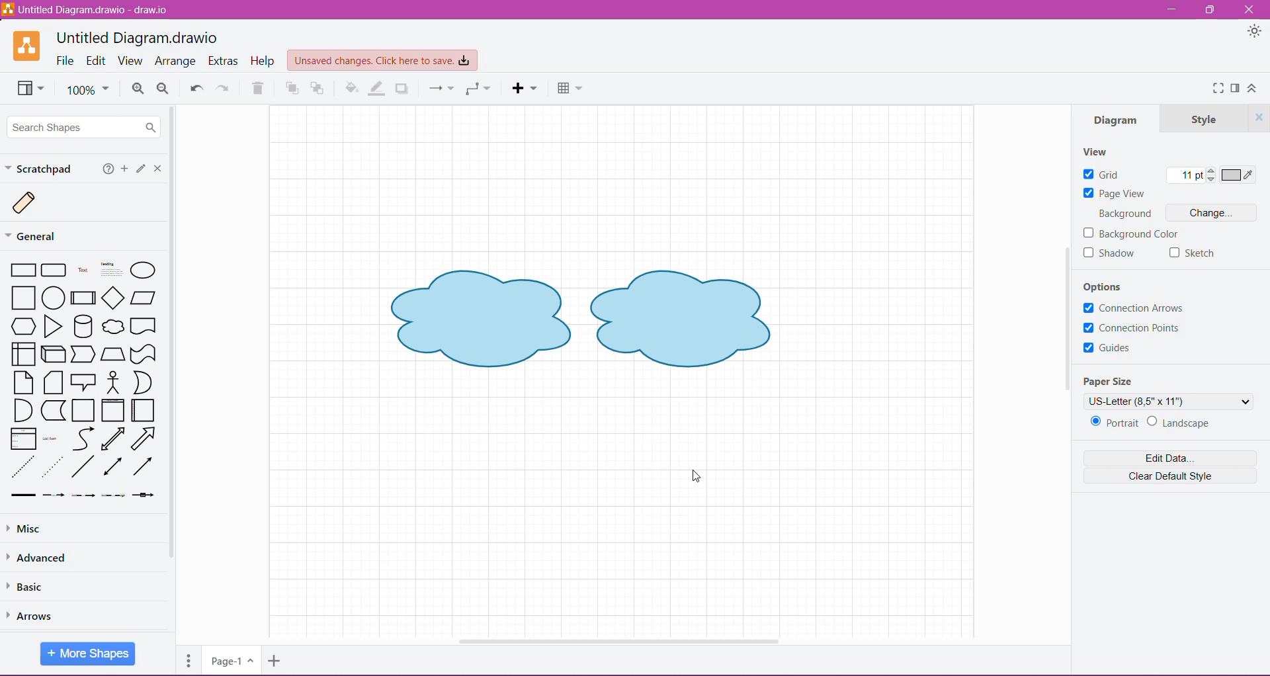 The width and height of the screenshot is (1270, 676). Describe the element at coordinates (1238, 176) in the screenshot. I see `Set the Grid color` at that location.